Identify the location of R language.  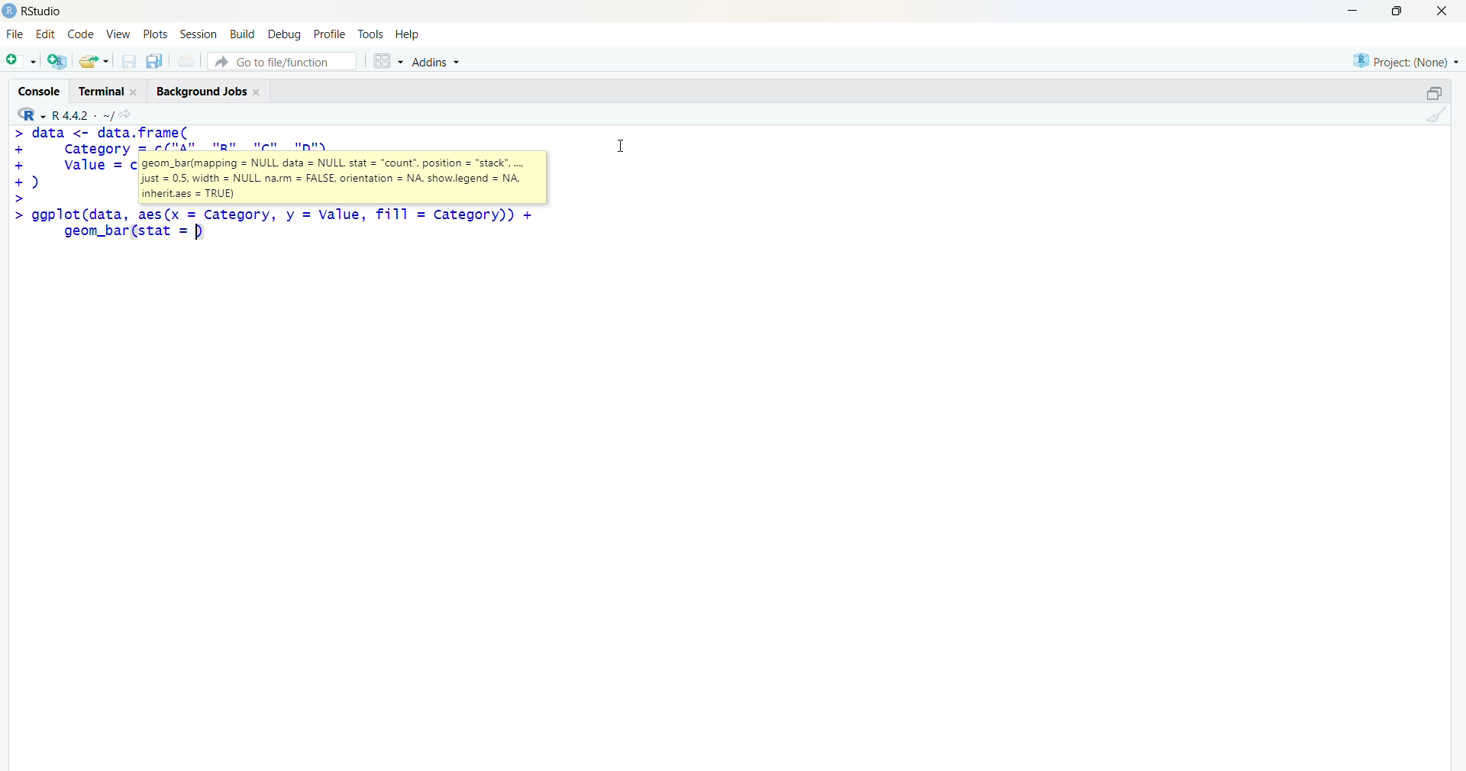
(33, 115).